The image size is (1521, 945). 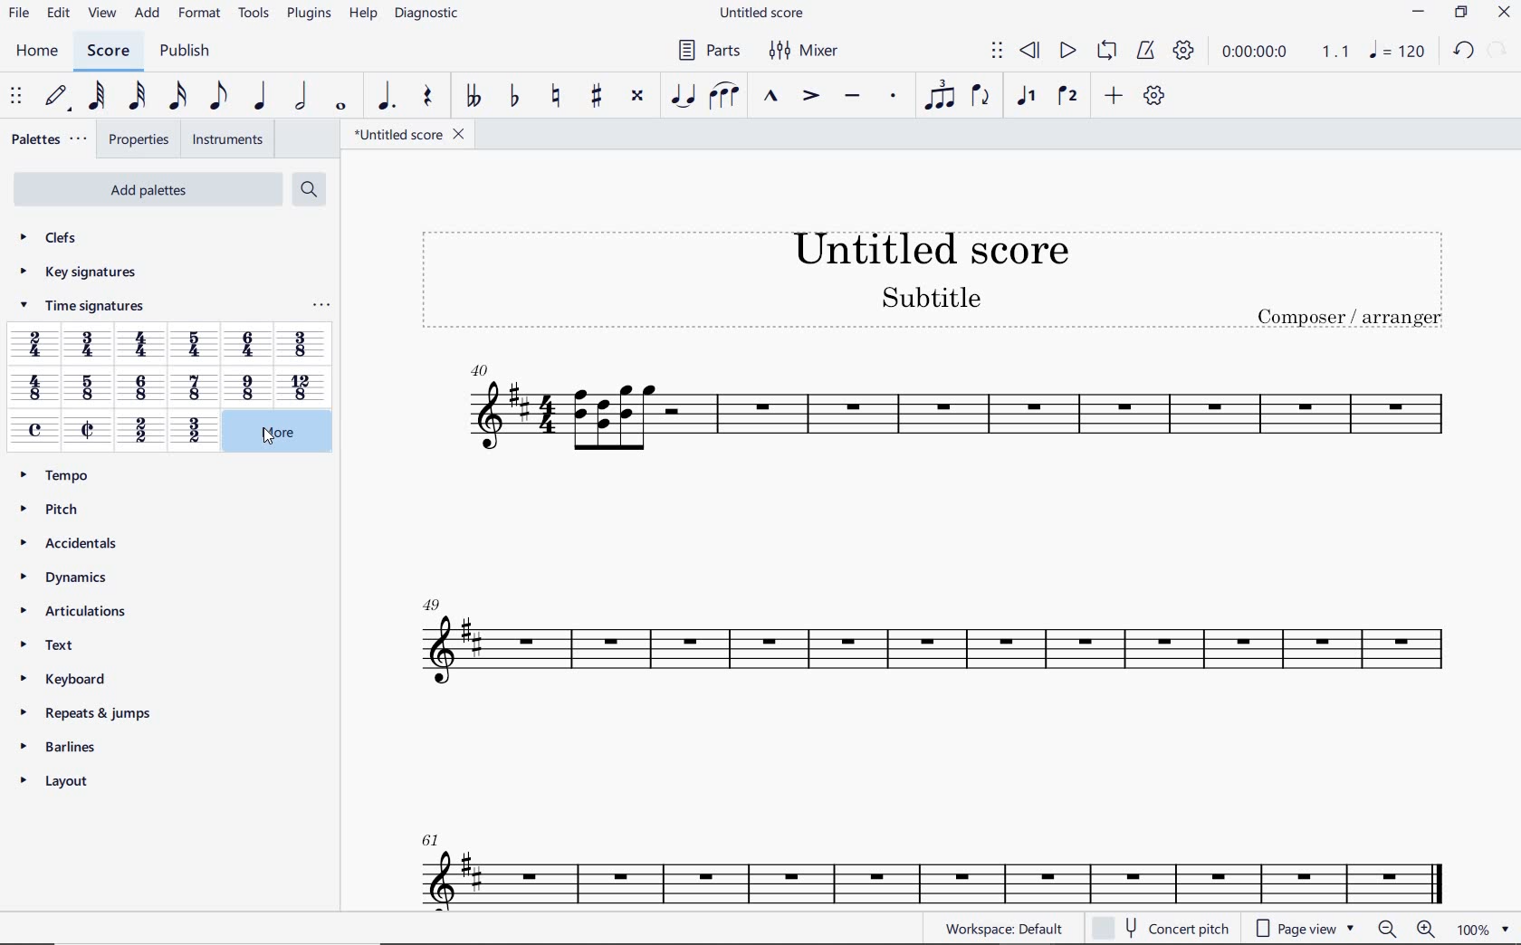 What do you see at coordinates (248, 344) in the screenshot?
I see `6/4` at bounding box center [248, 344].